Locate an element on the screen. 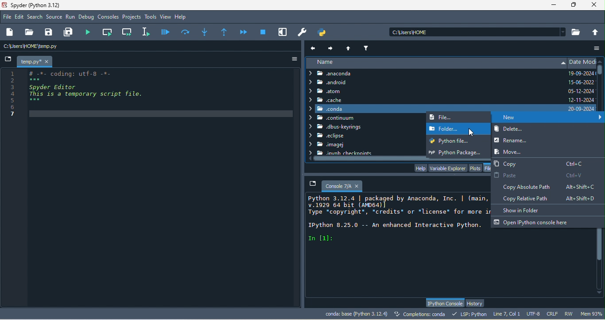 This screenshot has width=605, height=320. cursor movement is located at coordinates (470, 133).